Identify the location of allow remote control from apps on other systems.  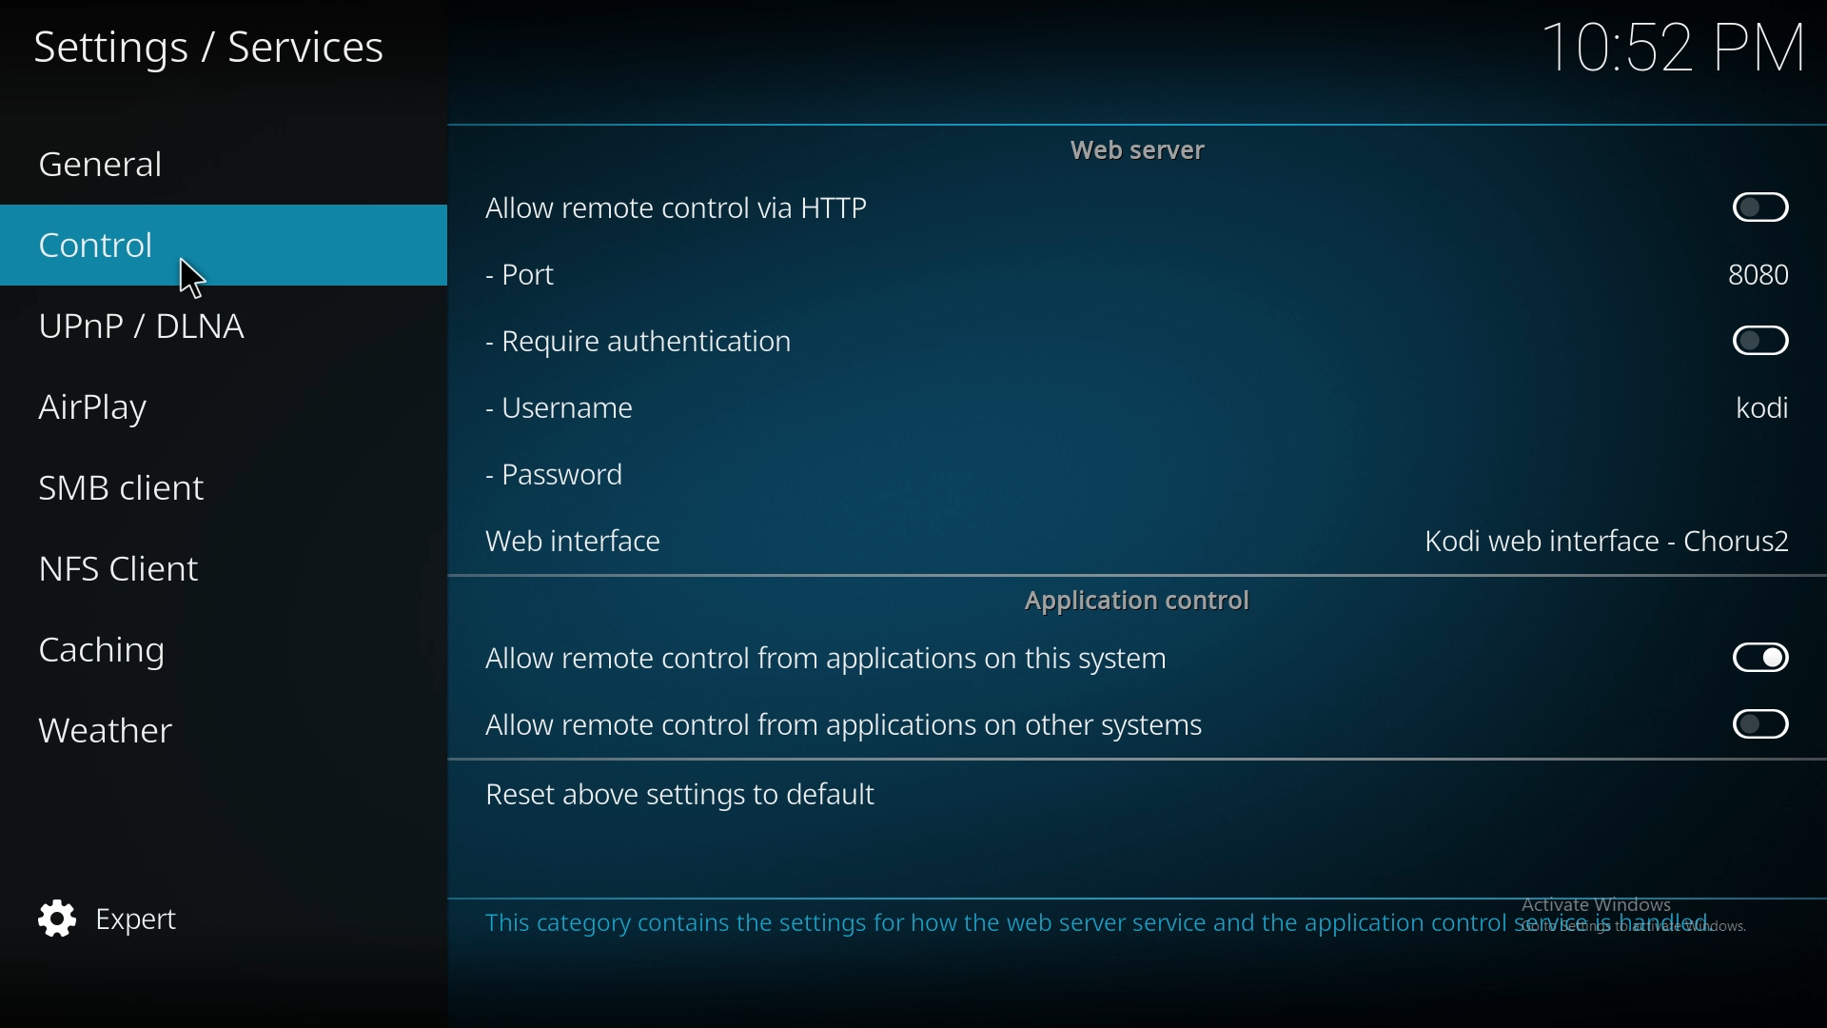
(849, 725).